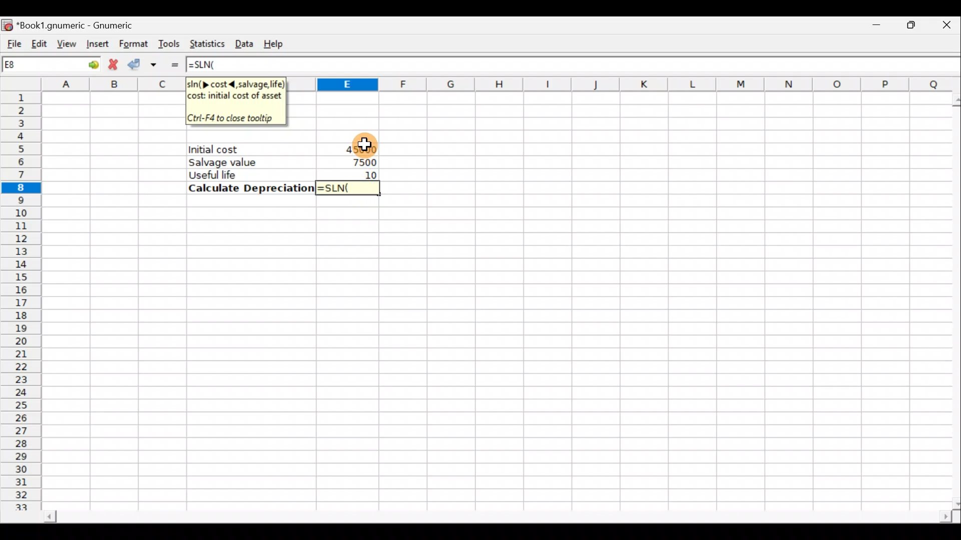 This screenshot has width=961, height=540. Describe the element at coordinates (277, 42) in the screenshot. I see `Help` at that location.